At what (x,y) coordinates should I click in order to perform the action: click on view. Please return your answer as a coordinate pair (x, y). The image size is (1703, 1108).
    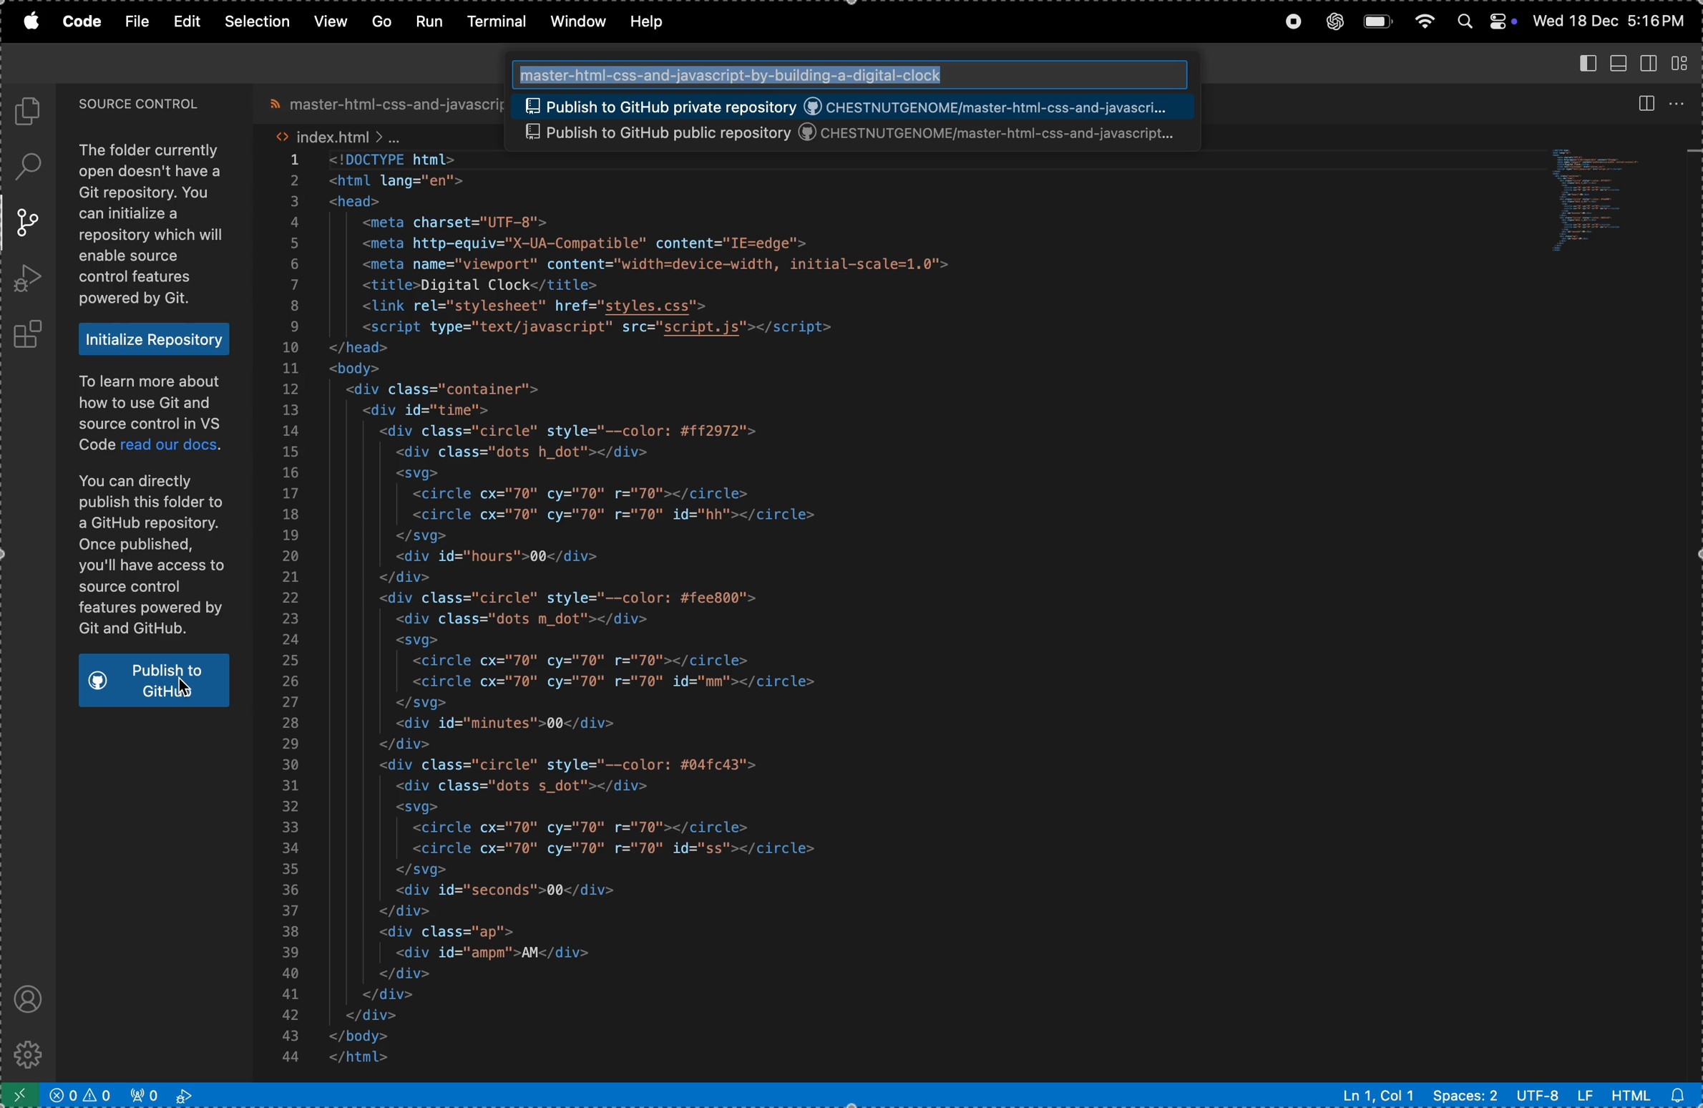
    Looking at the image, I should click on (329, 20).